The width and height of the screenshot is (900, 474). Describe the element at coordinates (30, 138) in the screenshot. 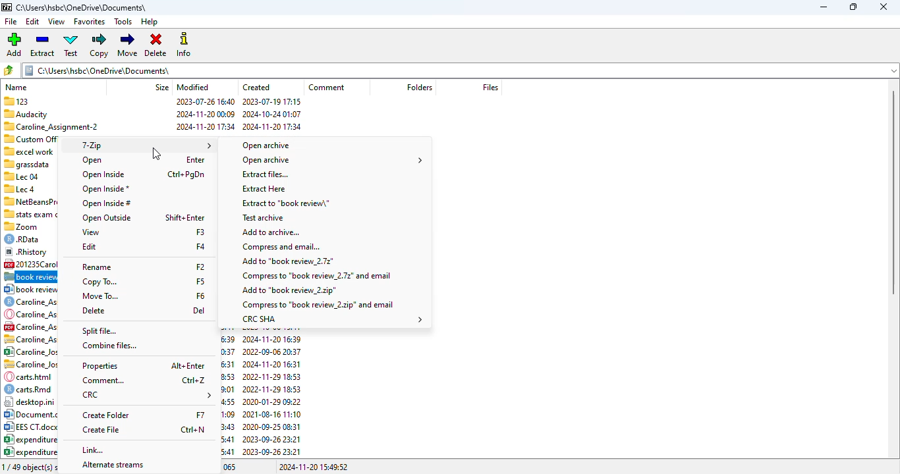

I see `Custom Office Templates` at that location.